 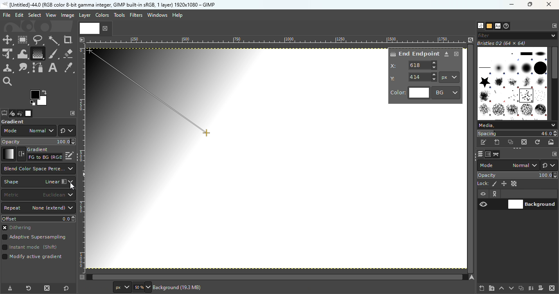 What do you see at coordinates (473, 277) in the screenshot?
I see `Navigate` at bounding box center [473, 277].